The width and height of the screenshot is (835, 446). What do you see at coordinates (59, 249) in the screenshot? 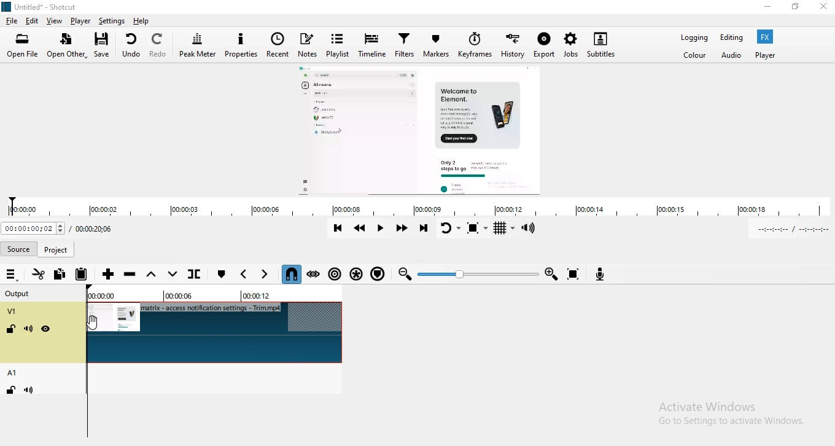
I see `project` at bounding box center [59, 249].